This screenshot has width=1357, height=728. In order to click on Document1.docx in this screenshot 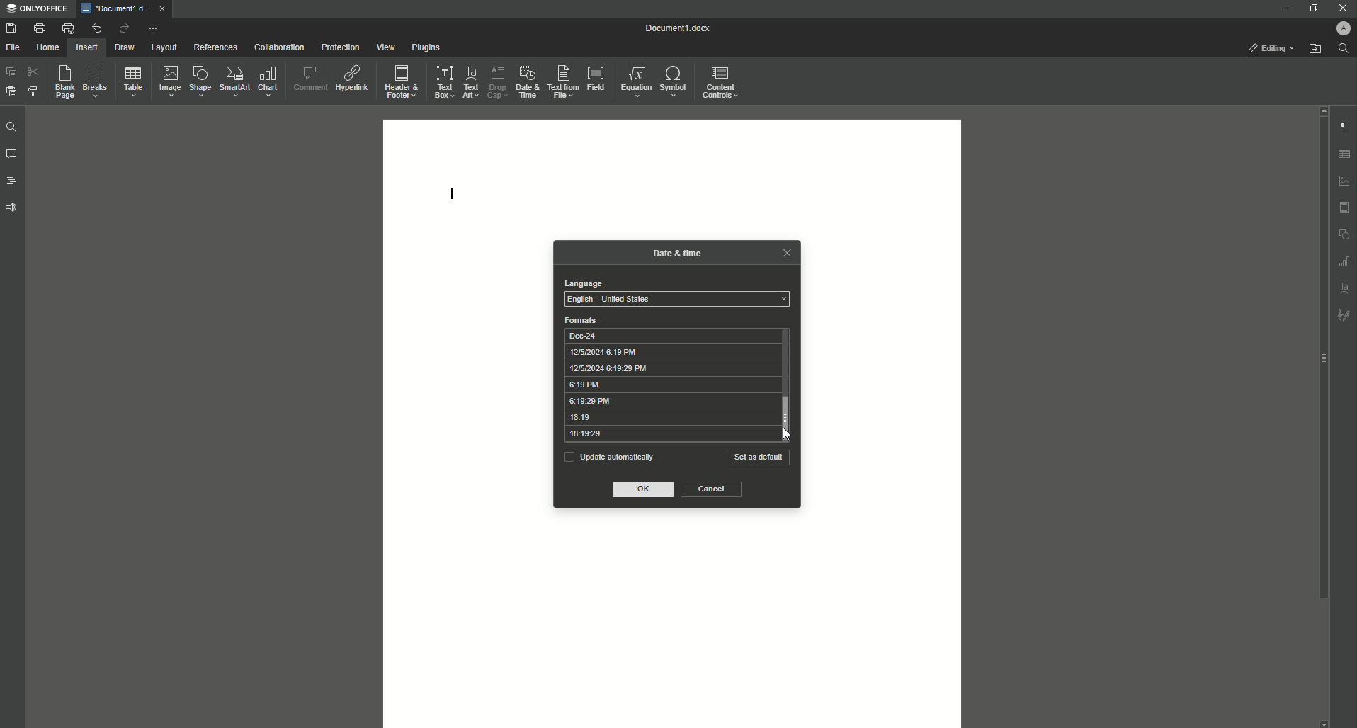, I will do `click(679, 28)`.